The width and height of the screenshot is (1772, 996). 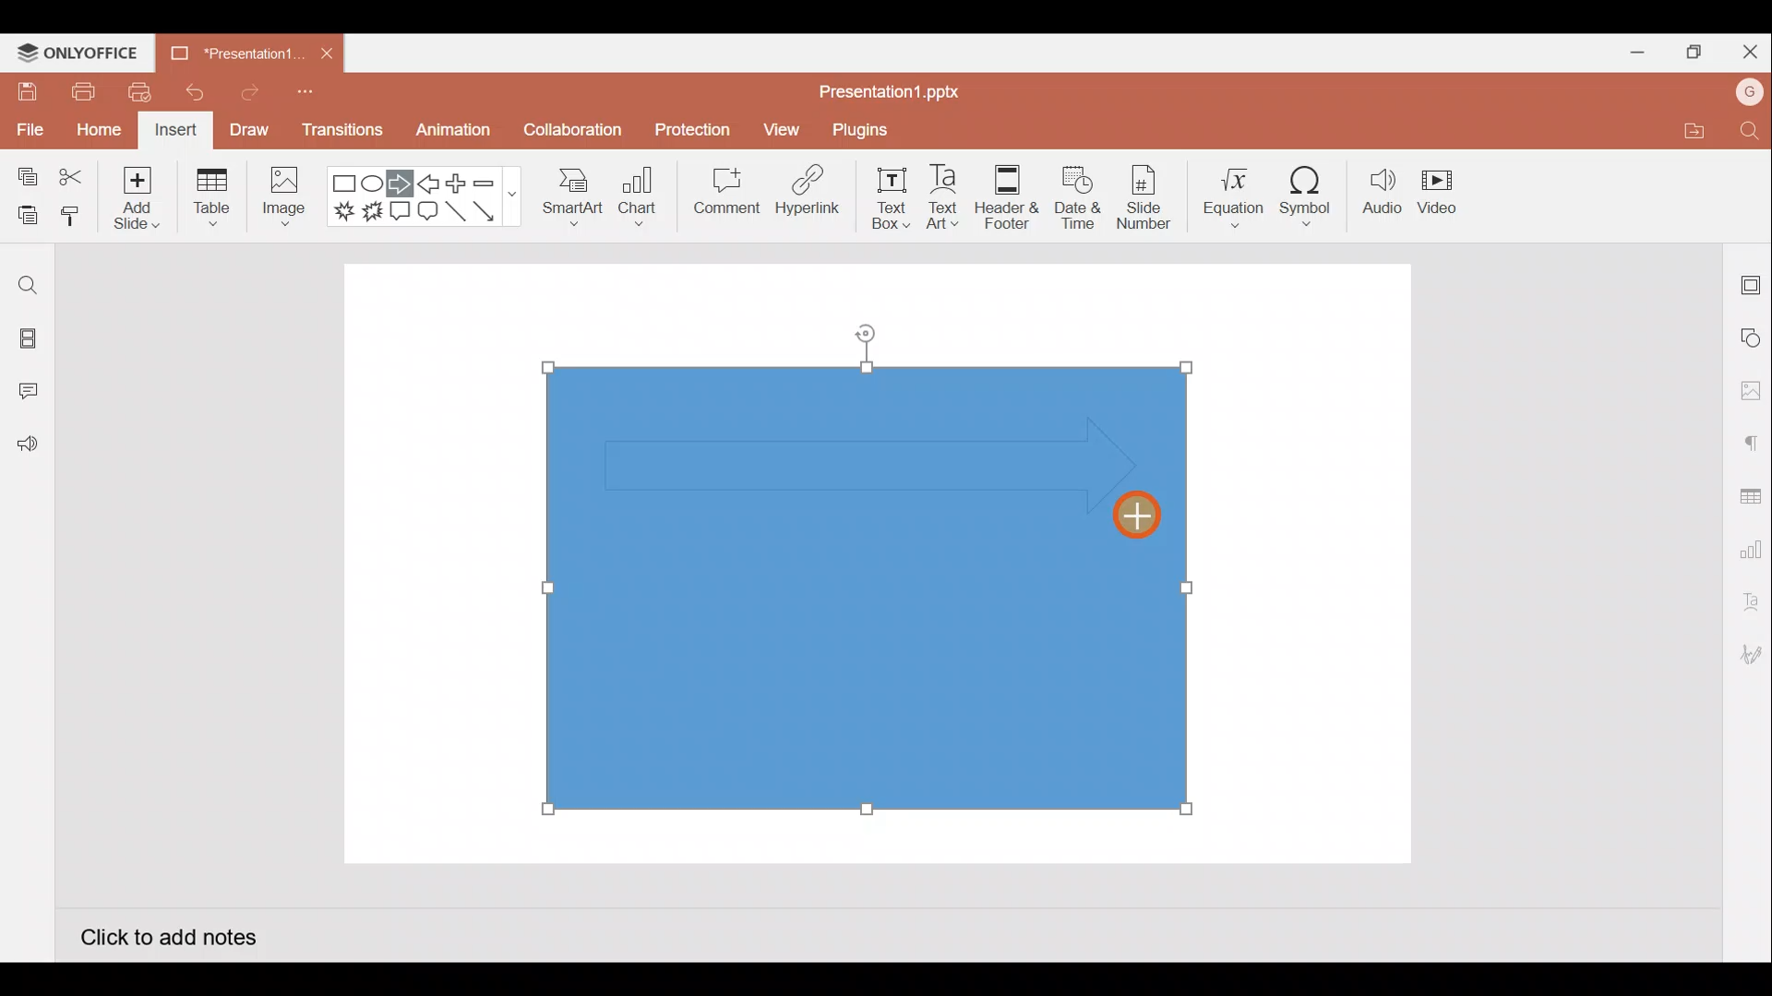 What do you see at coordinates (1748, 657) in the screenshot?
I see `Signature settings` at bounding box center [1748, 657].